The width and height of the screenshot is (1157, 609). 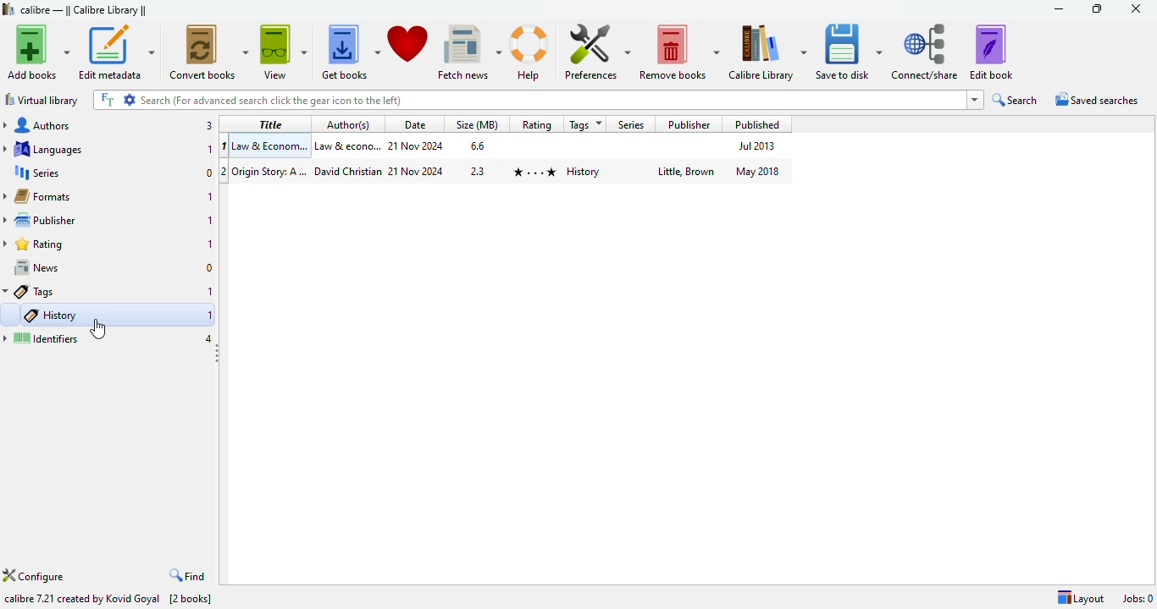 I want to click on title, so click(x=271, y=124).